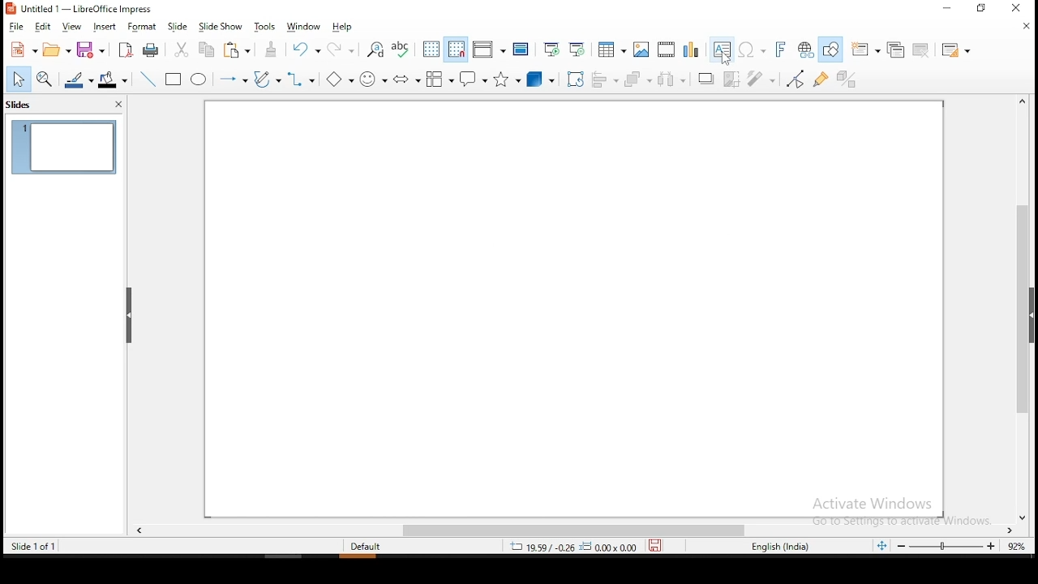 The image size is (1038, 584). I want to click on help, so click(343, 28).